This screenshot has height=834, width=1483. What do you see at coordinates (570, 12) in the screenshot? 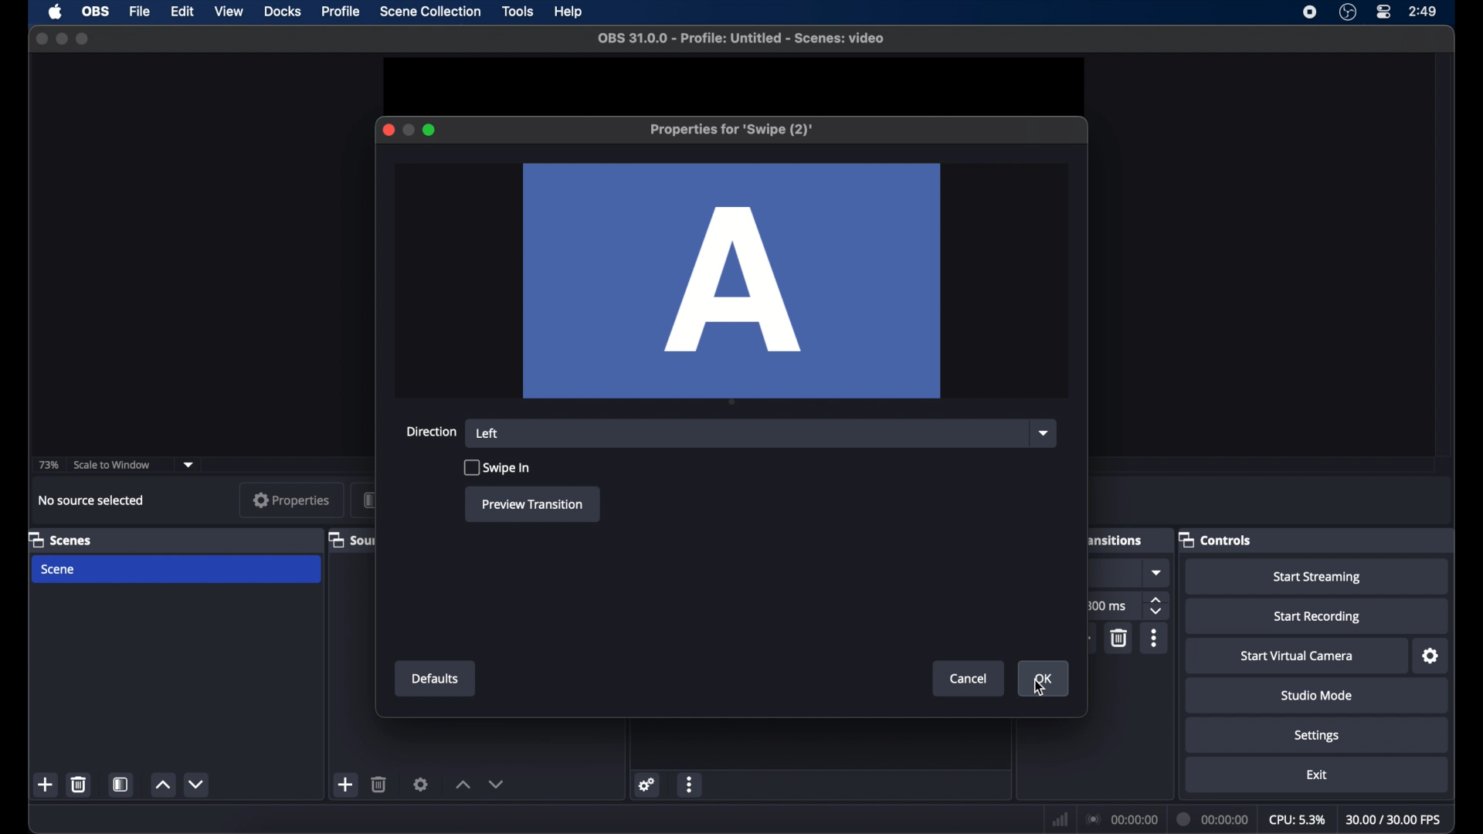
I see `help` at bounding box center [570, 12].